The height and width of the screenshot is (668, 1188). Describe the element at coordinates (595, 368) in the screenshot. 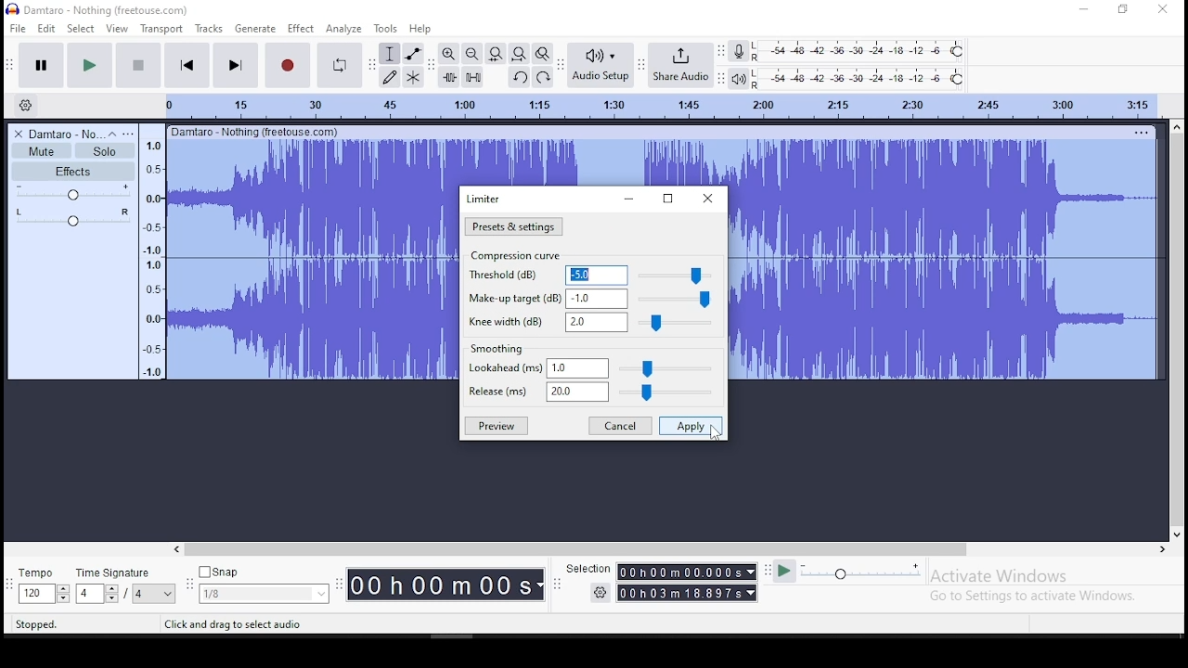

I see `lookahead` at that location.